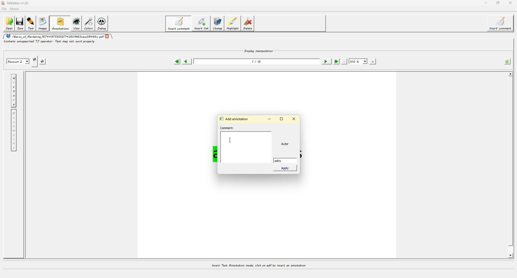 The width and height of the screenshot is (517, 278). I want to click on file, so click(5, 8).